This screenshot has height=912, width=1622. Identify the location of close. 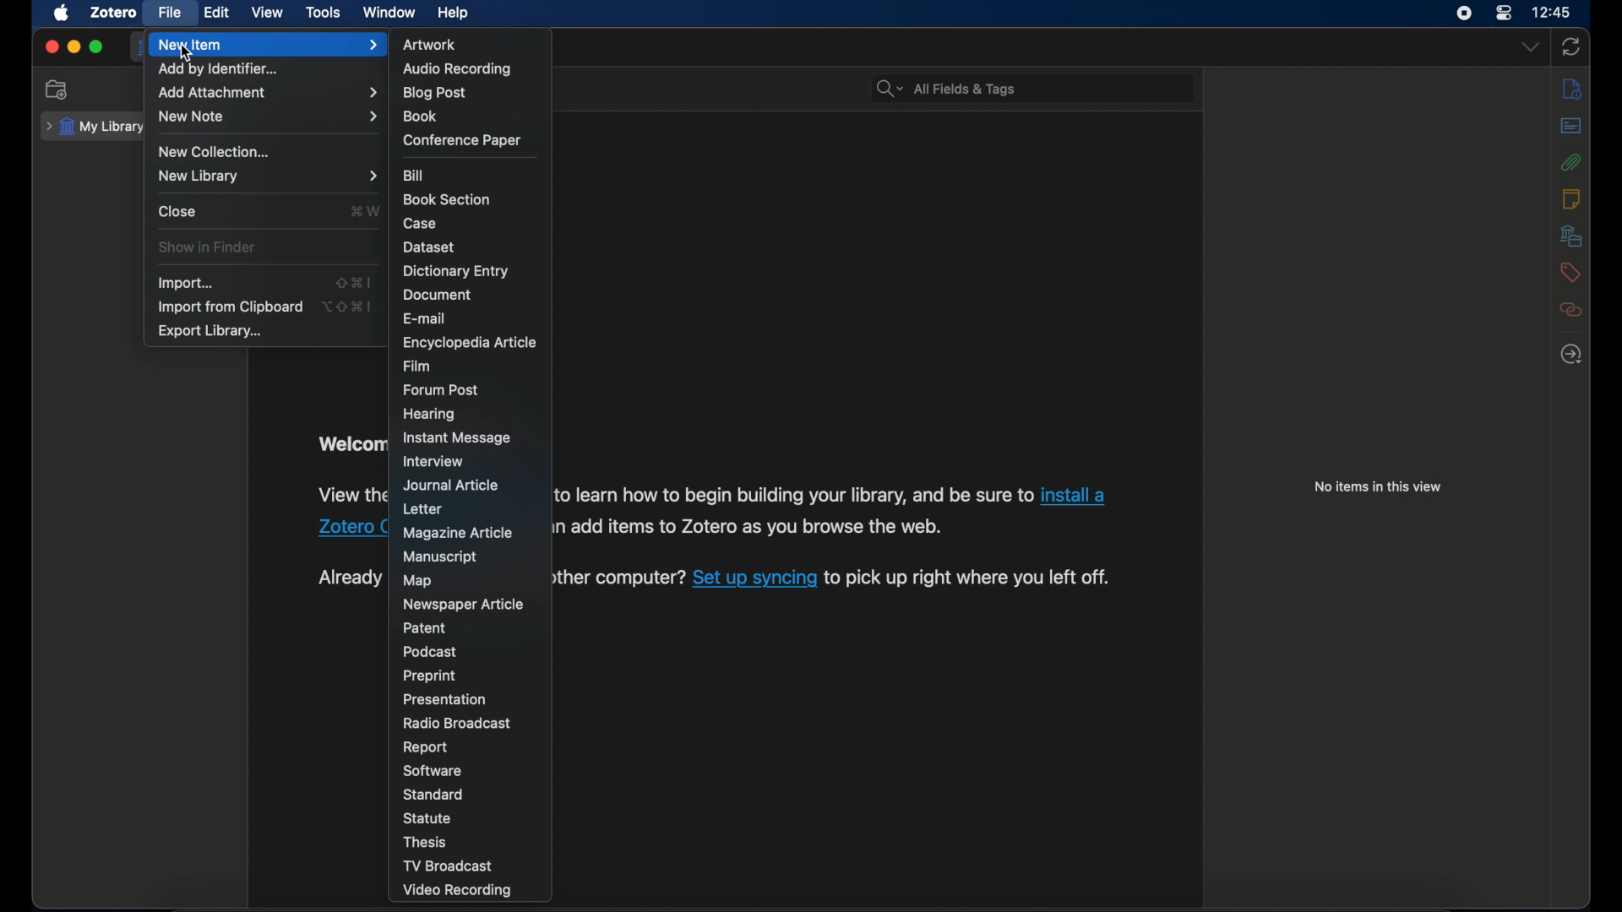
(51, 46).